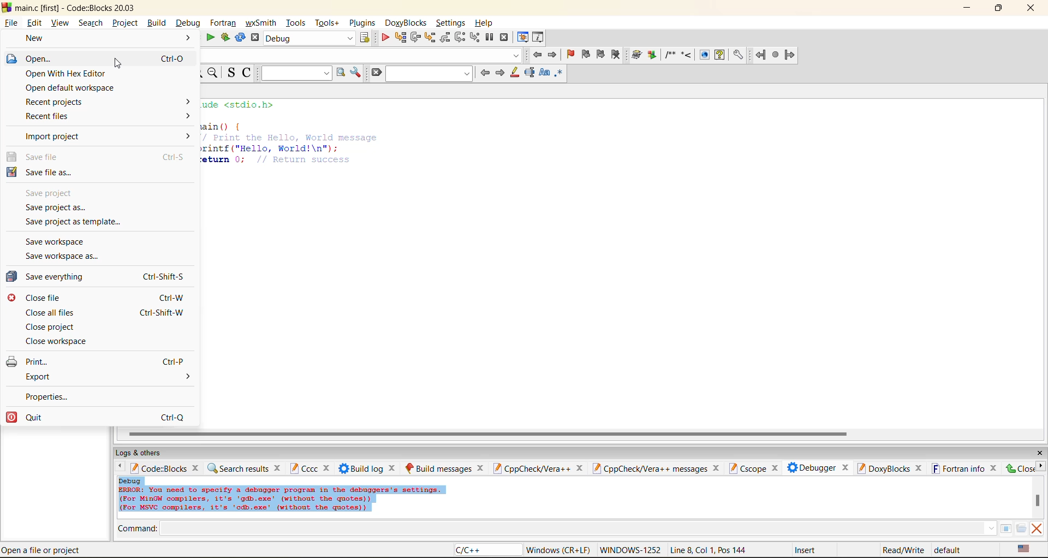 This screenshot has height=558, width=1048. What do you see at coordinates (444, 37) in the screenshot?
I see `step out` at bounding box center [444, 37].